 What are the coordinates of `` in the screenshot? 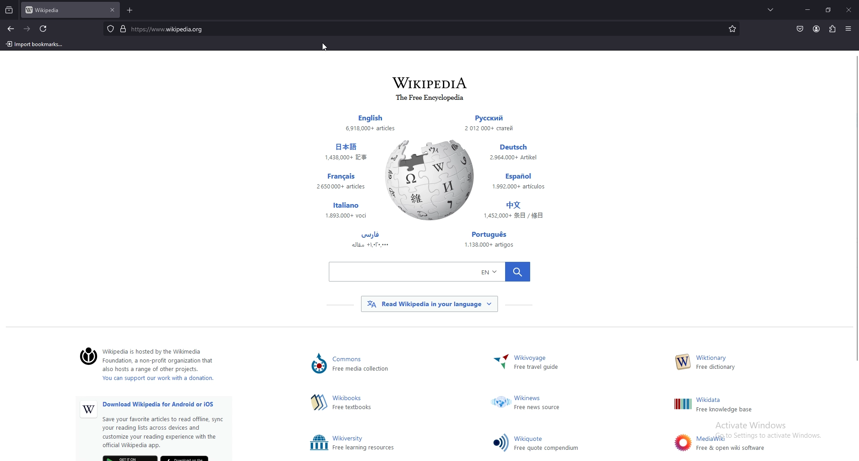 It's located at (318, 402).